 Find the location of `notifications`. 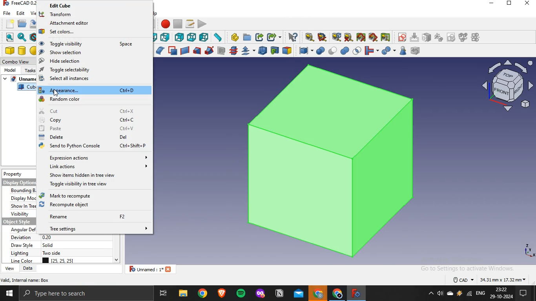

notifications is located at coordinates (522, 294).